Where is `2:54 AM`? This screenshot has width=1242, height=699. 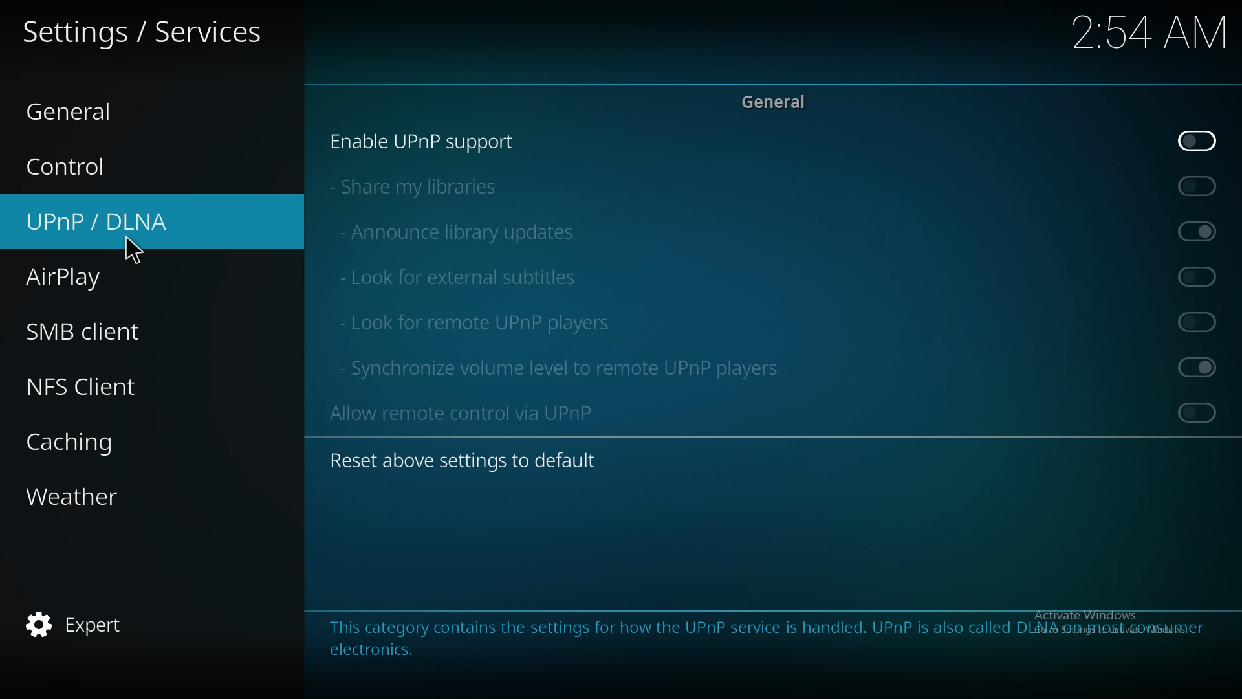
2:54 AM is located at coordinates (1146, 37).